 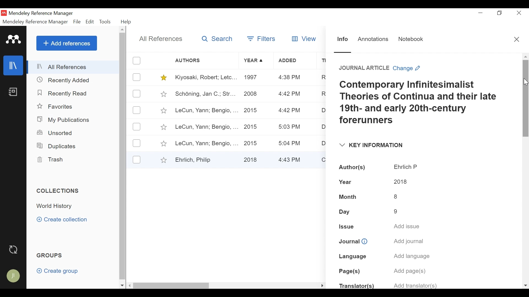 I want to click on horizontal scroll bar, so click(x=172, y=285).